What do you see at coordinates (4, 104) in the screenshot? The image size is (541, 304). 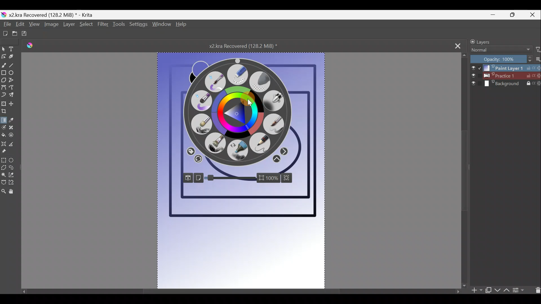 I see `Transform a layer/selection` at bounding box center [4, 104].